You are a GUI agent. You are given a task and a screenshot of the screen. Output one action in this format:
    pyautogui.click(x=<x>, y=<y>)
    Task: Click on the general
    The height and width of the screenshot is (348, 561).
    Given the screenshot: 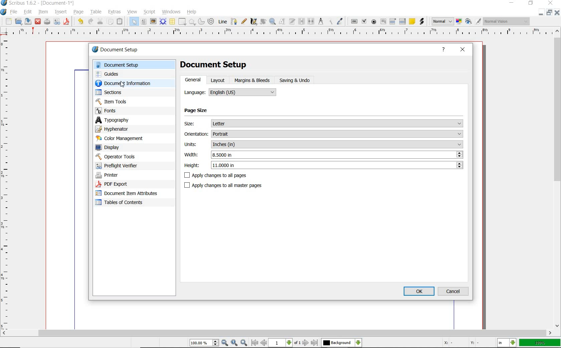 What is the action you would take?
    pyautogui.click(x=194, y=81)
    